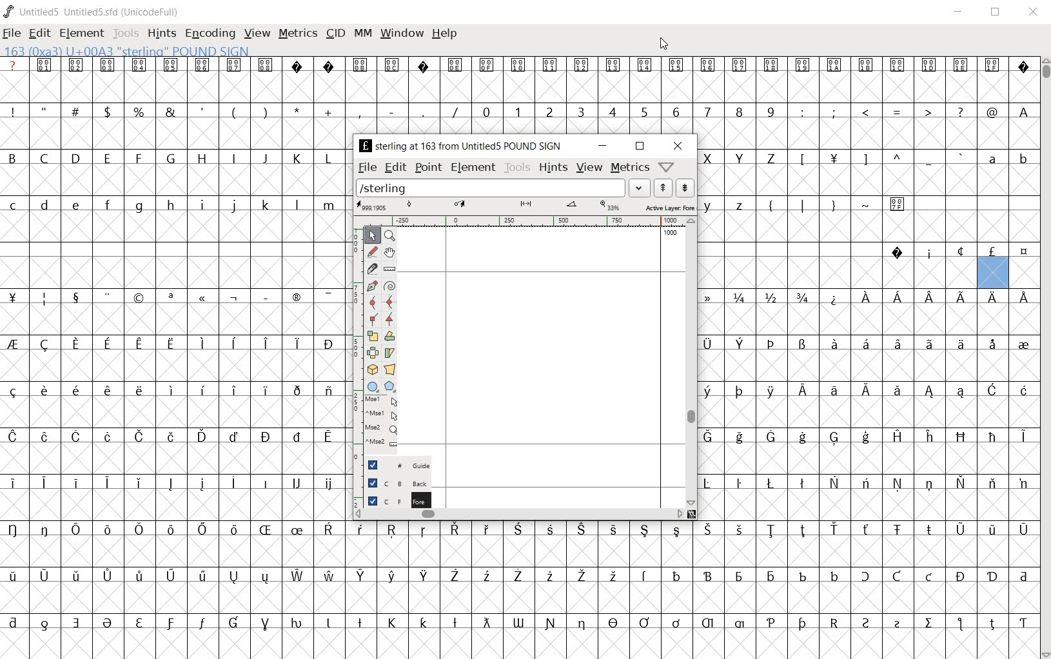  Describe the element at coordinates (265, 344) in the screenshot. I see `Symbol` at that location.